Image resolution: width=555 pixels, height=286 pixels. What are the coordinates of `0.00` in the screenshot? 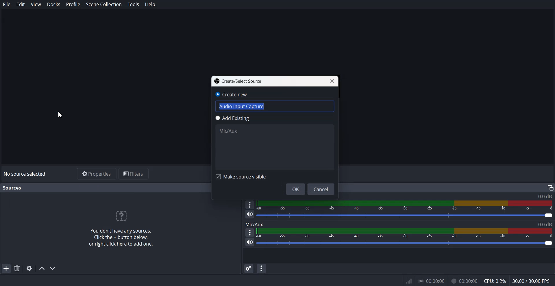 It's located at (431, 281).